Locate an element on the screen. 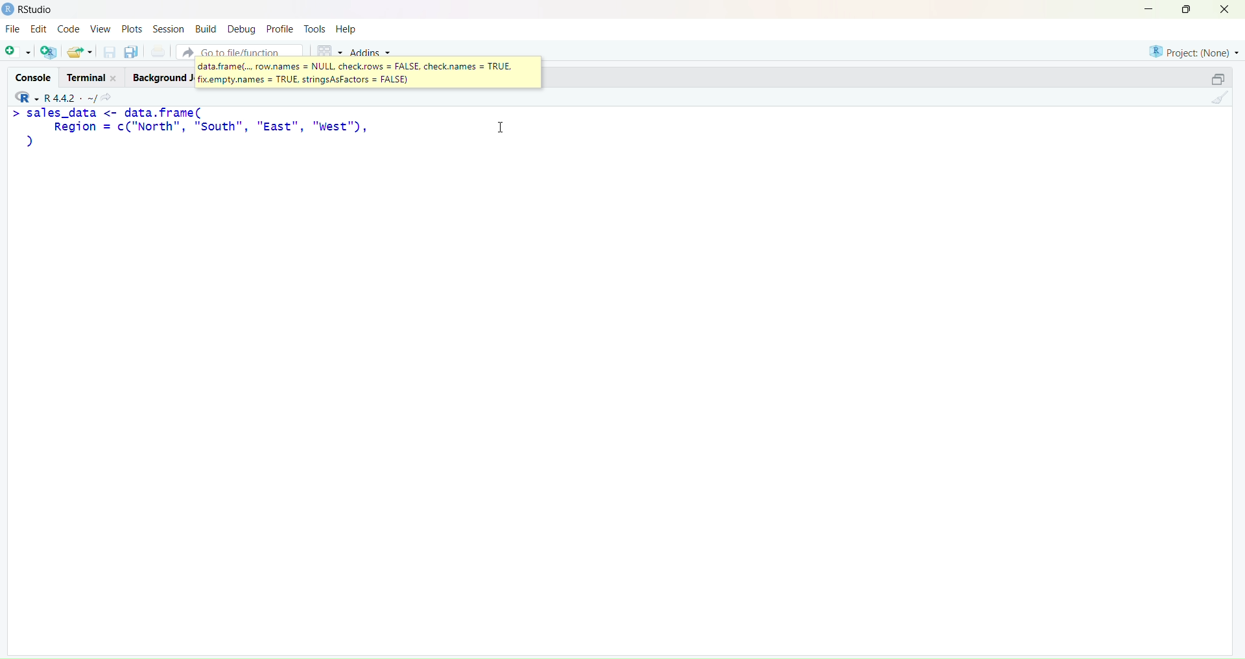  add multiple scripts is located at coordinates (49, 54).